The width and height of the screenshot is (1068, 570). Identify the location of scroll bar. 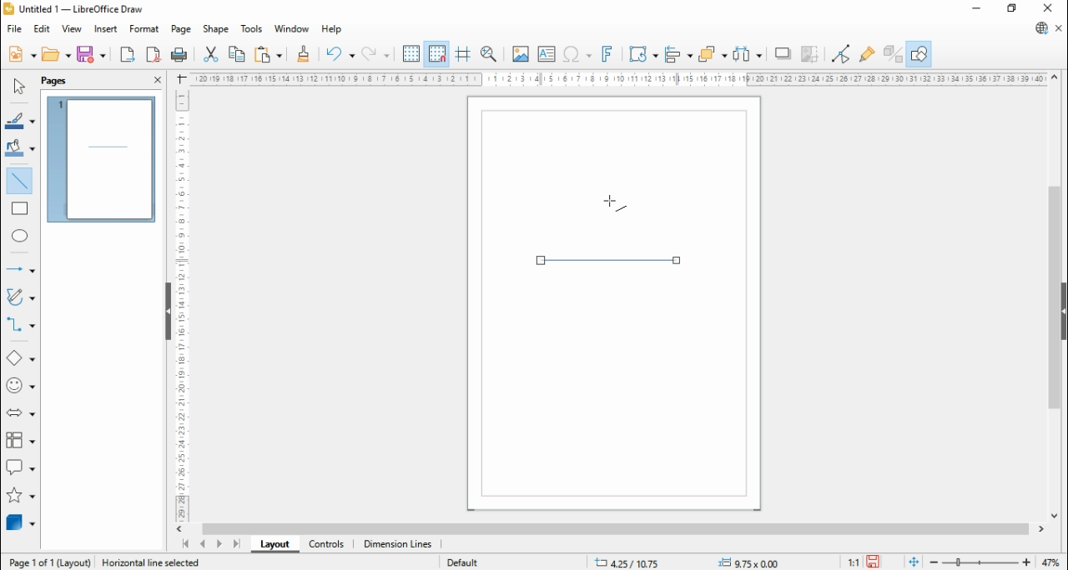
(615, 529).